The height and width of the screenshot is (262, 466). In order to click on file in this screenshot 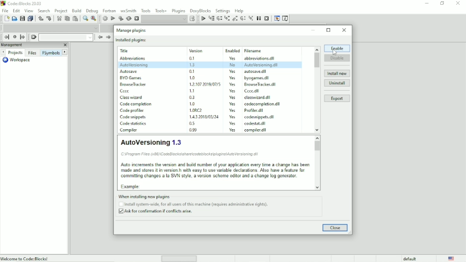, I will do `click(251, 91)`.